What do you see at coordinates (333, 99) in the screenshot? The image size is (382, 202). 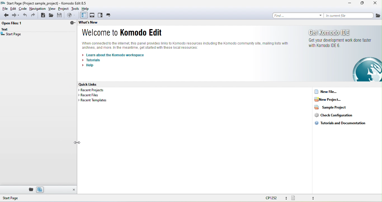 I see `new project` at bounding box center [333, 99].